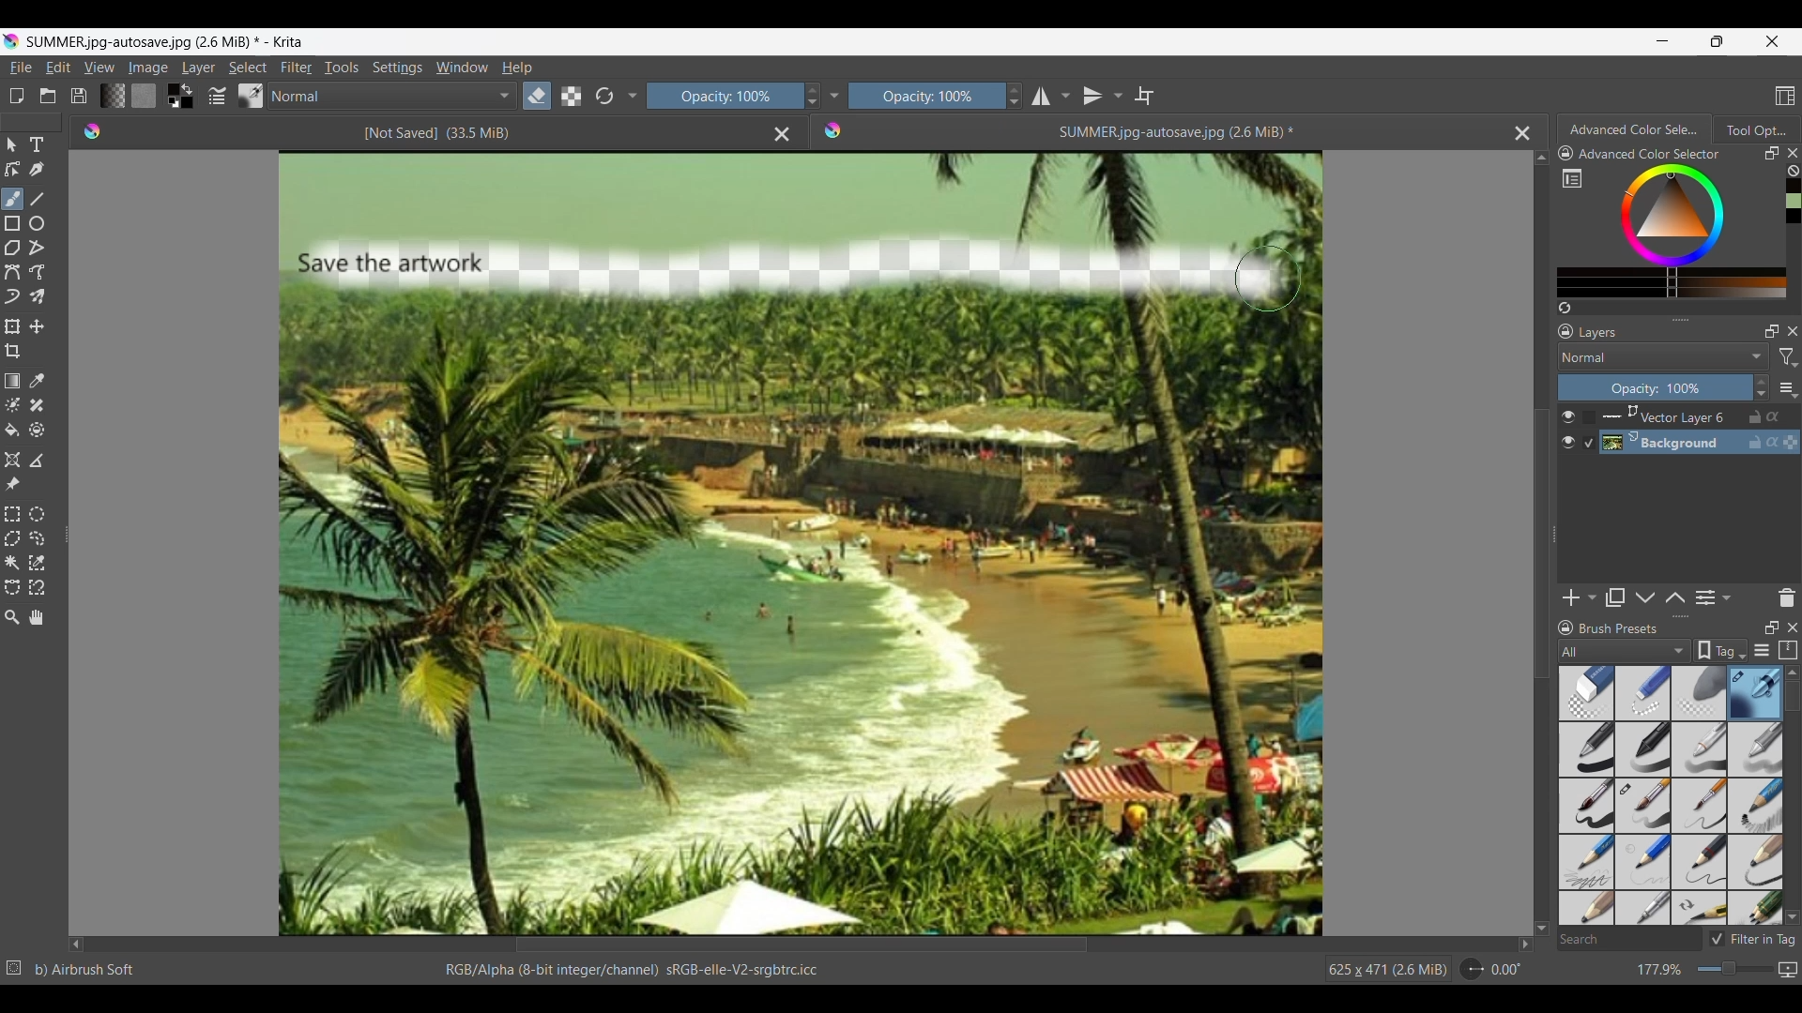  I want to click on Ellipse tool, so click(37, 223).